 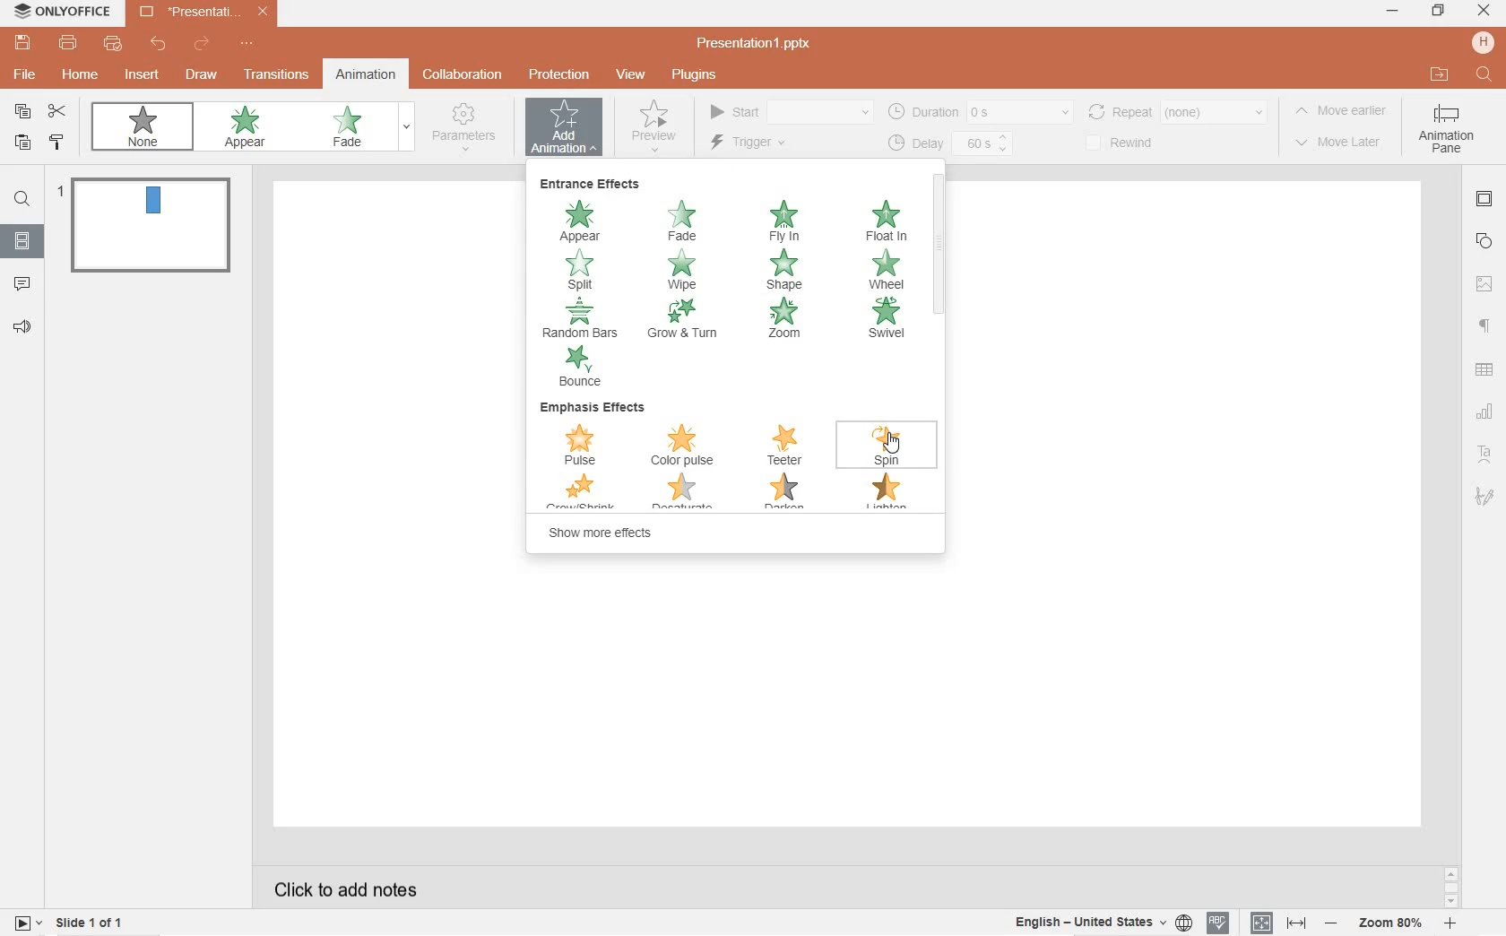 What do you see at coordinates (23, 111) in the screenshot?
I see `copy` at bounding box center [23, 111].